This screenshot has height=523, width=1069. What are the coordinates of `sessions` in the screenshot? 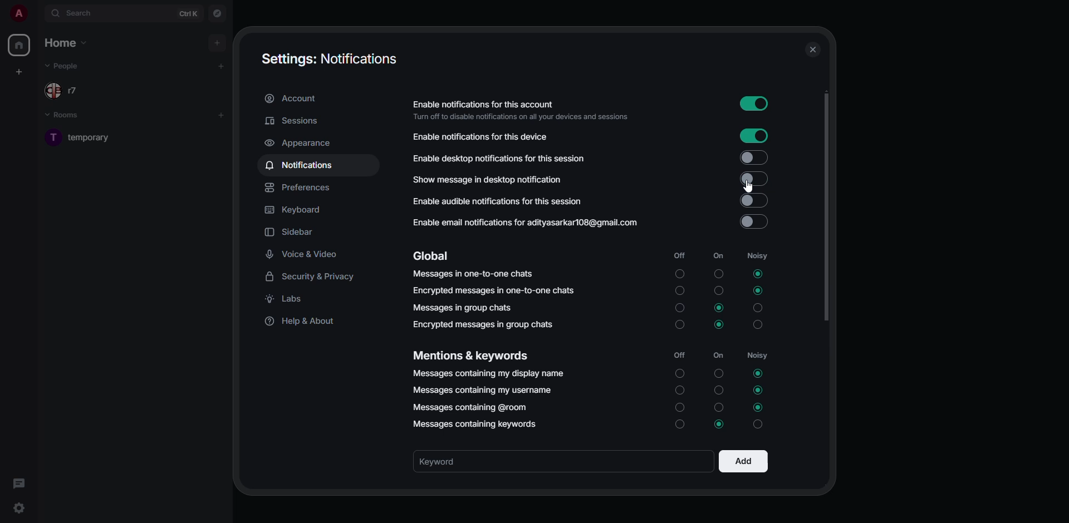 It's located at (296, 121).